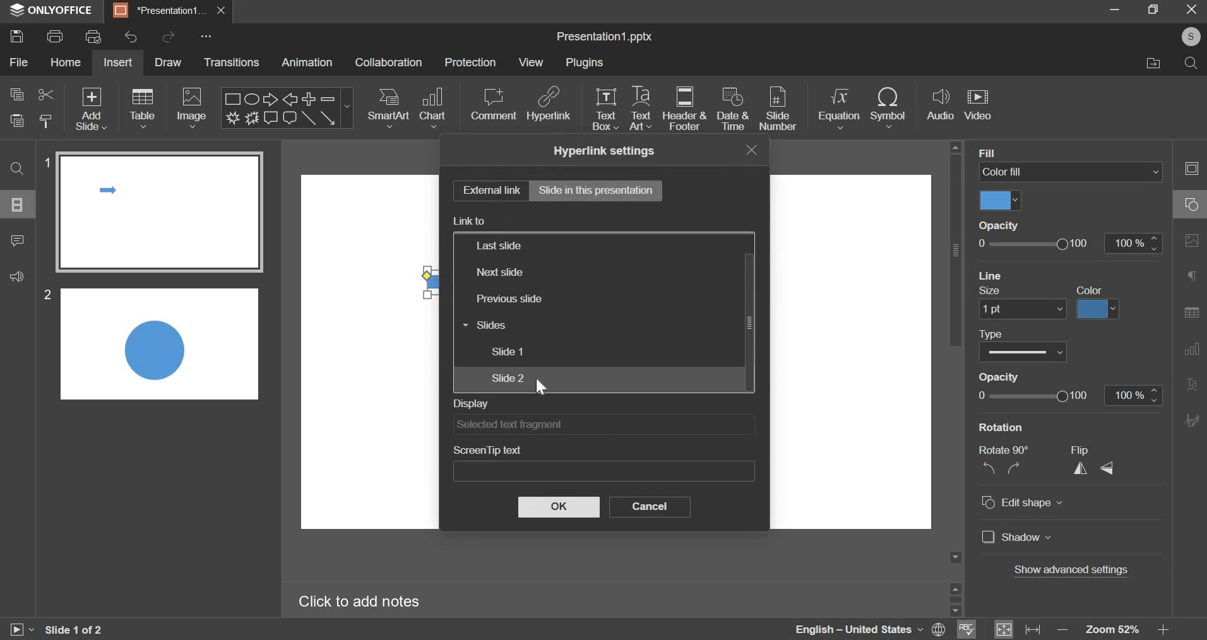  Describe the element at coordinates (207, 35) in the screenshot. I see `customise quick access` at that location.